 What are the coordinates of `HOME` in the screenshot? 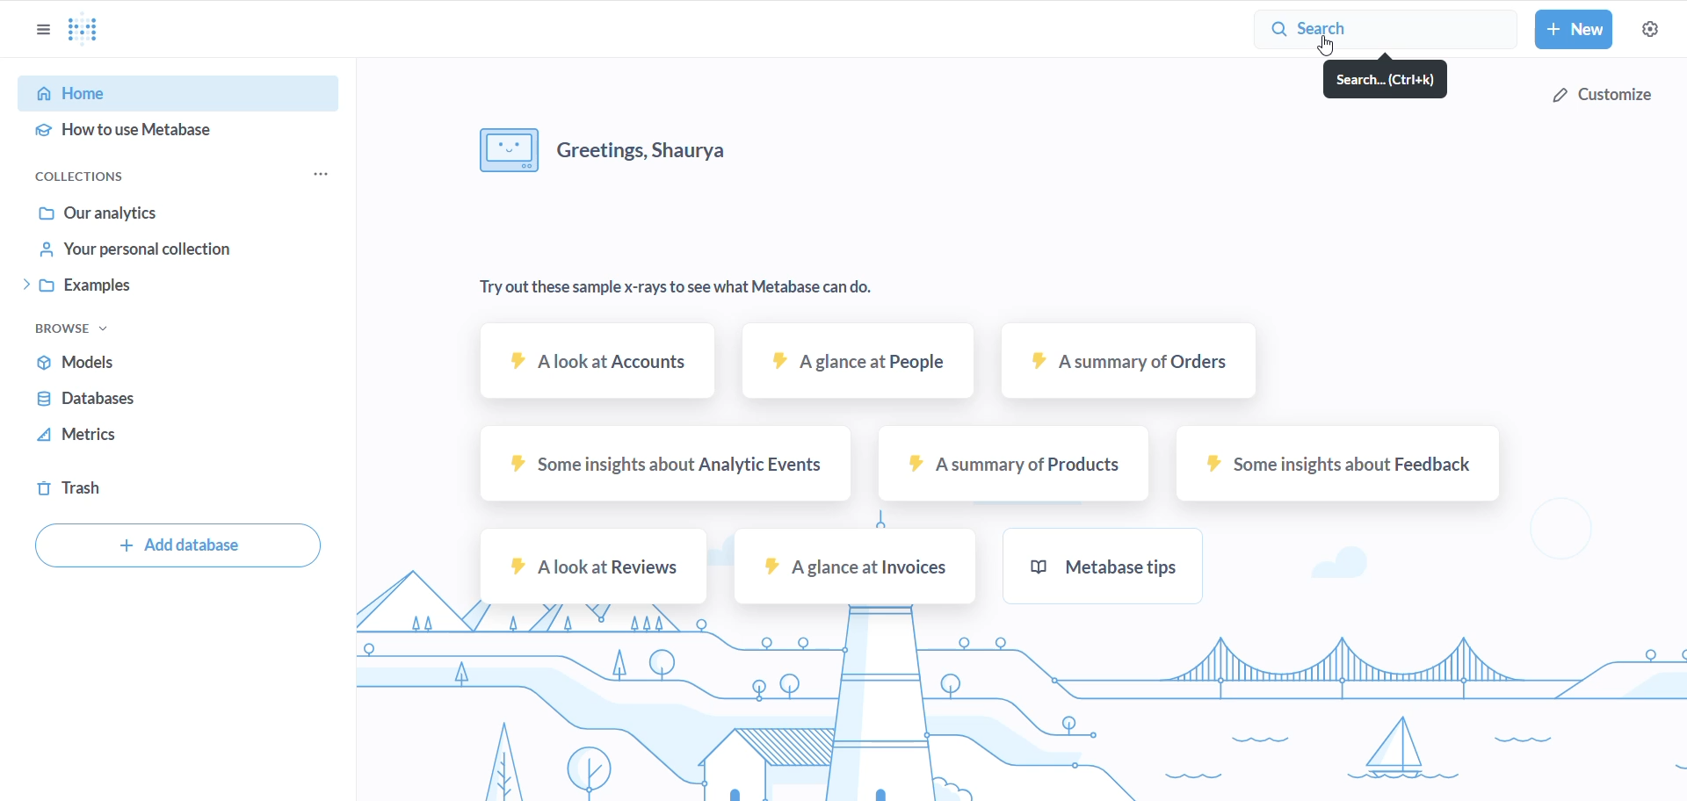 It's located at (171, 94).